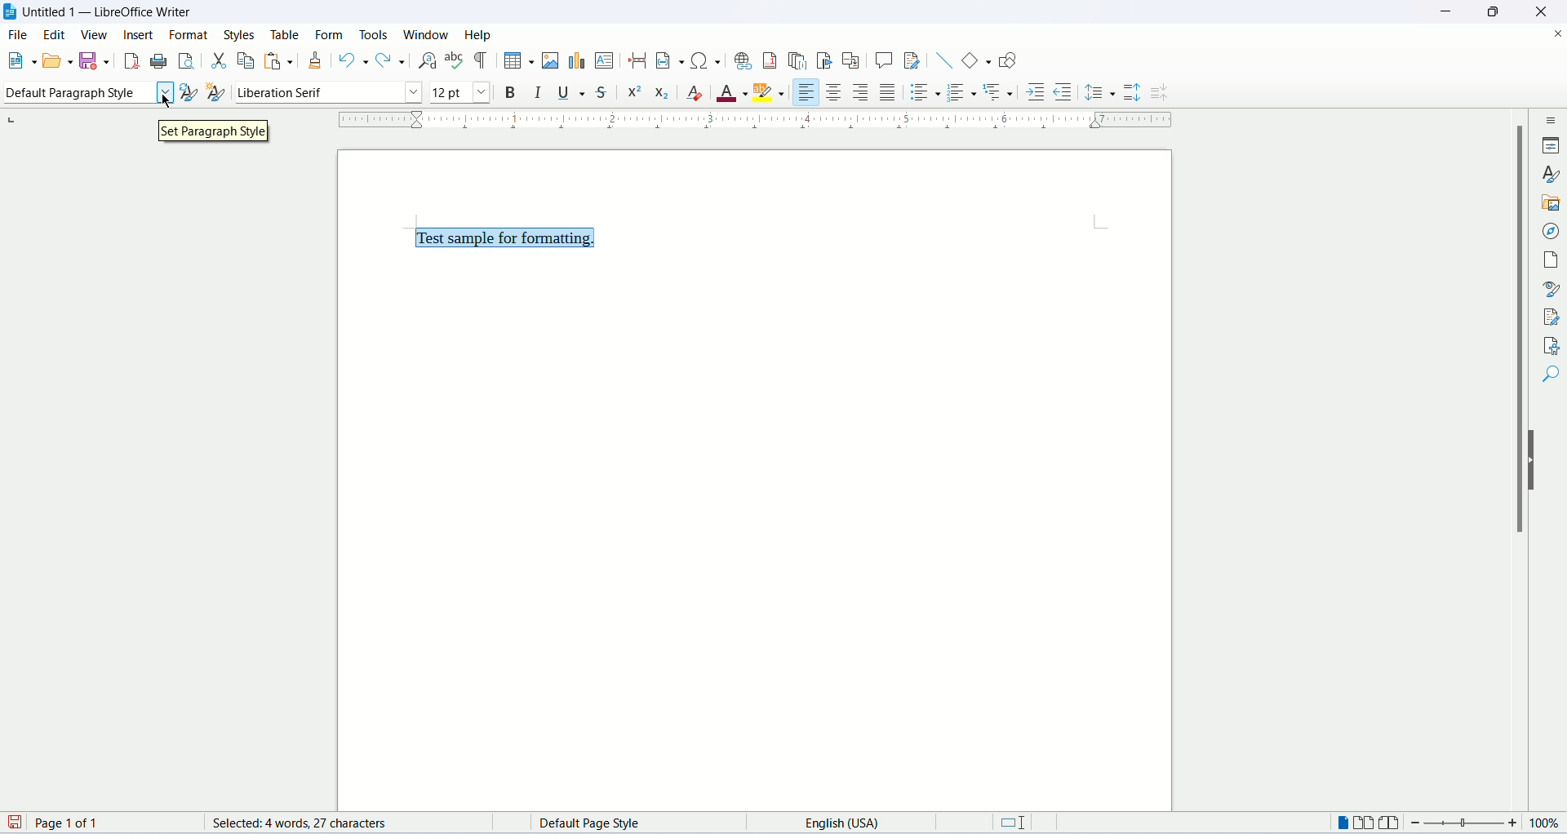 This screenshot has width=1567, height=834. I want to click on new, so click(20, 63).